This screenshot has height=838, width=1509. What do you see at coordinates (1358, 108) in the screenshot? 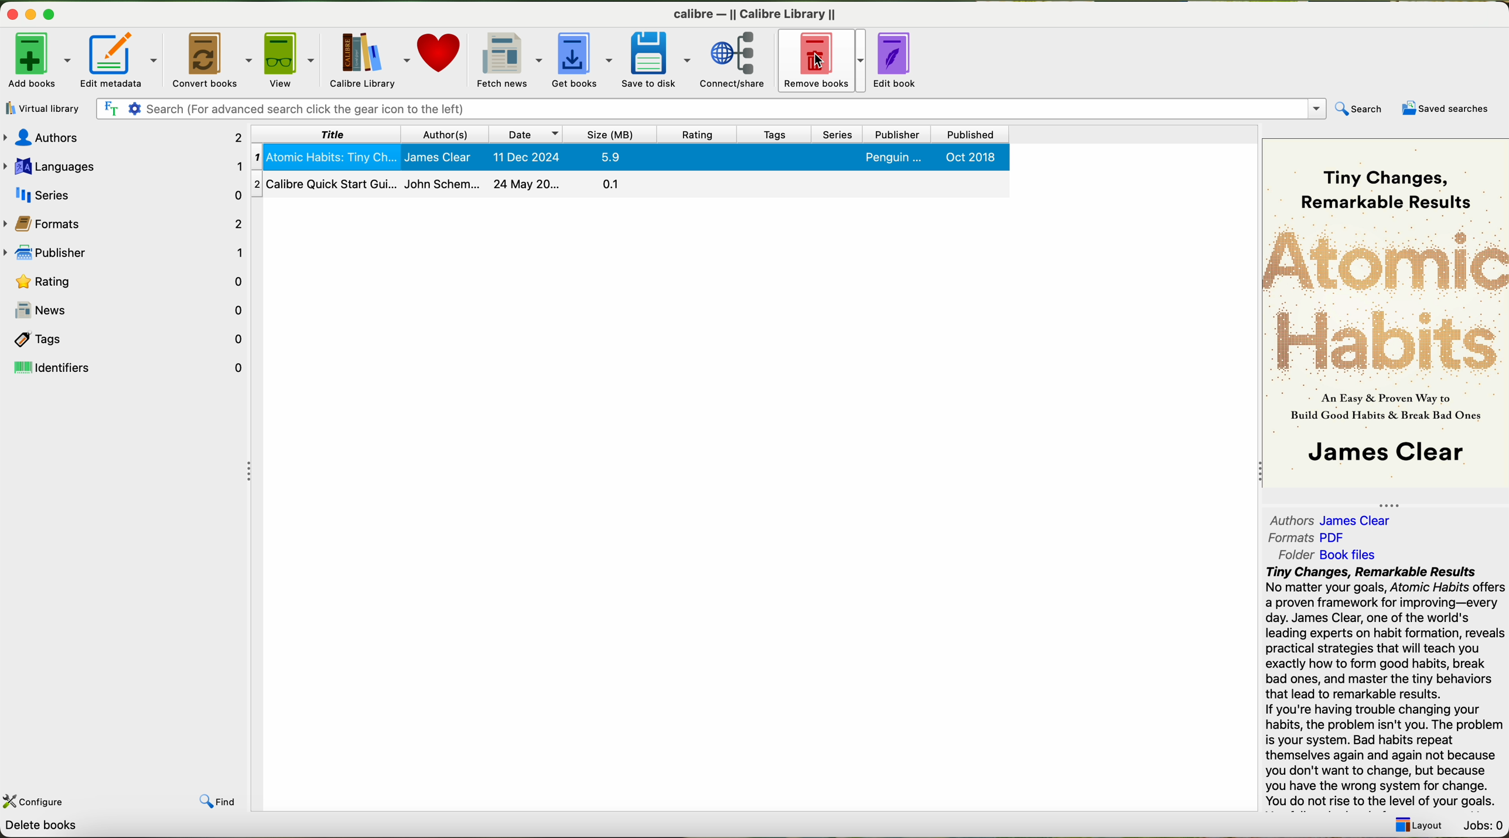
I see `search` at bounding box center [1358, 108].